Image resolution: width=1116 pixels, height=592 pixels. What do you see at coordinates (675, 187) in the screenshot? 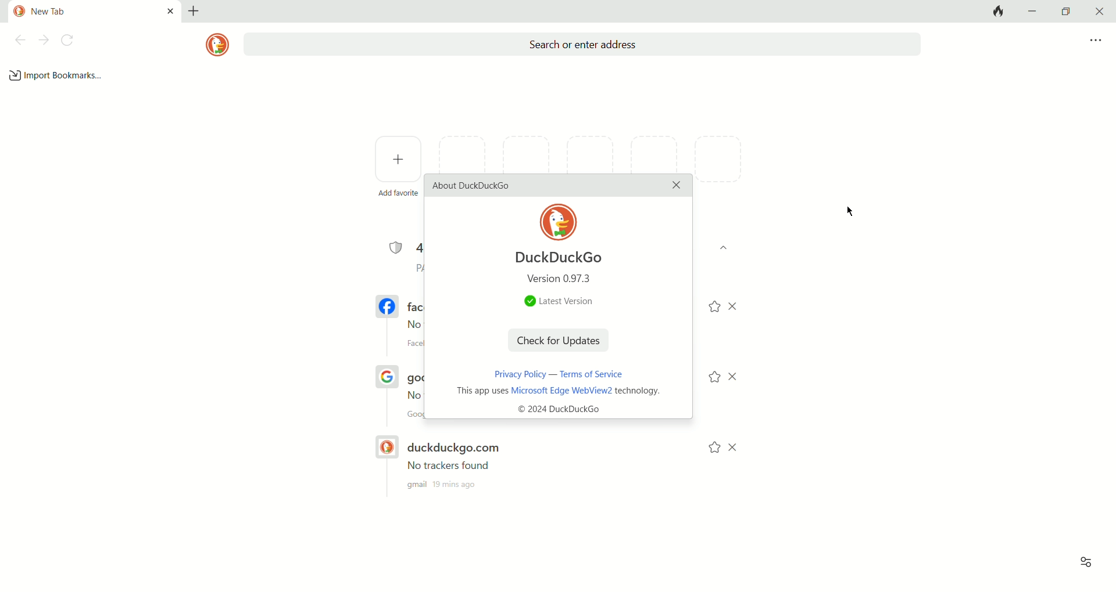
I see `close` at bounding box center [675, 187].